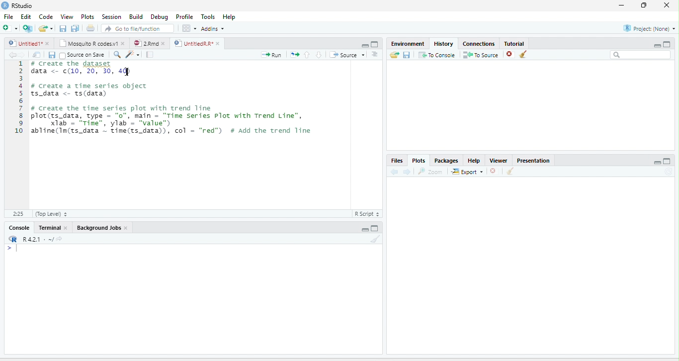 This screenshot has width=679, height=361. I want to click on Environment, so click(409, 43).